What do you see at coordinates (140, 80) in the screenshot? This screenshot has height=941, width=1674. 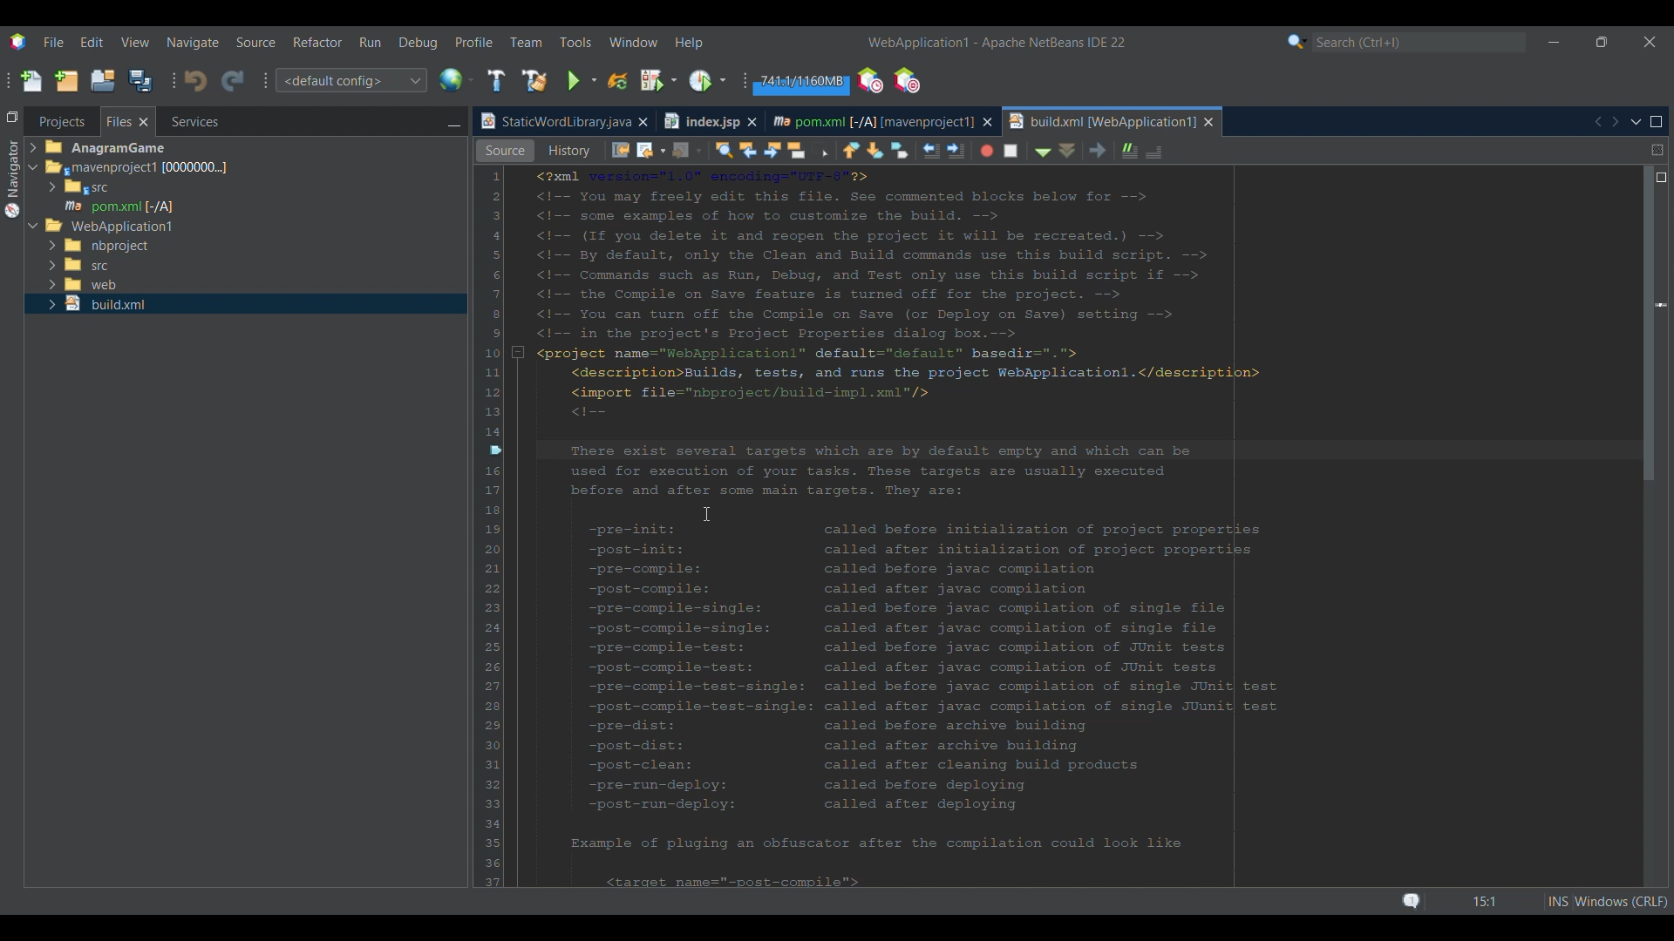 I see `Save all` at bounding box center [140, 80].